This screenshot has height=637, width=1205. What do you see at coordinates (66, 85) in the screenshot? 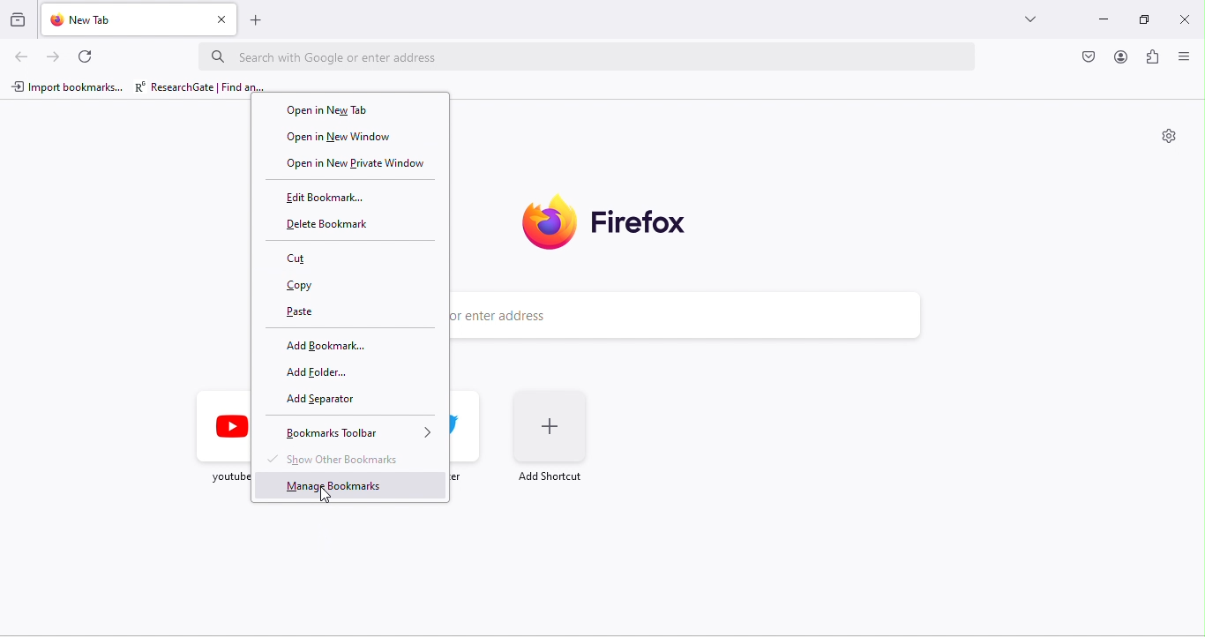
I see `import bookmarks` at bounding box center [66, 85].